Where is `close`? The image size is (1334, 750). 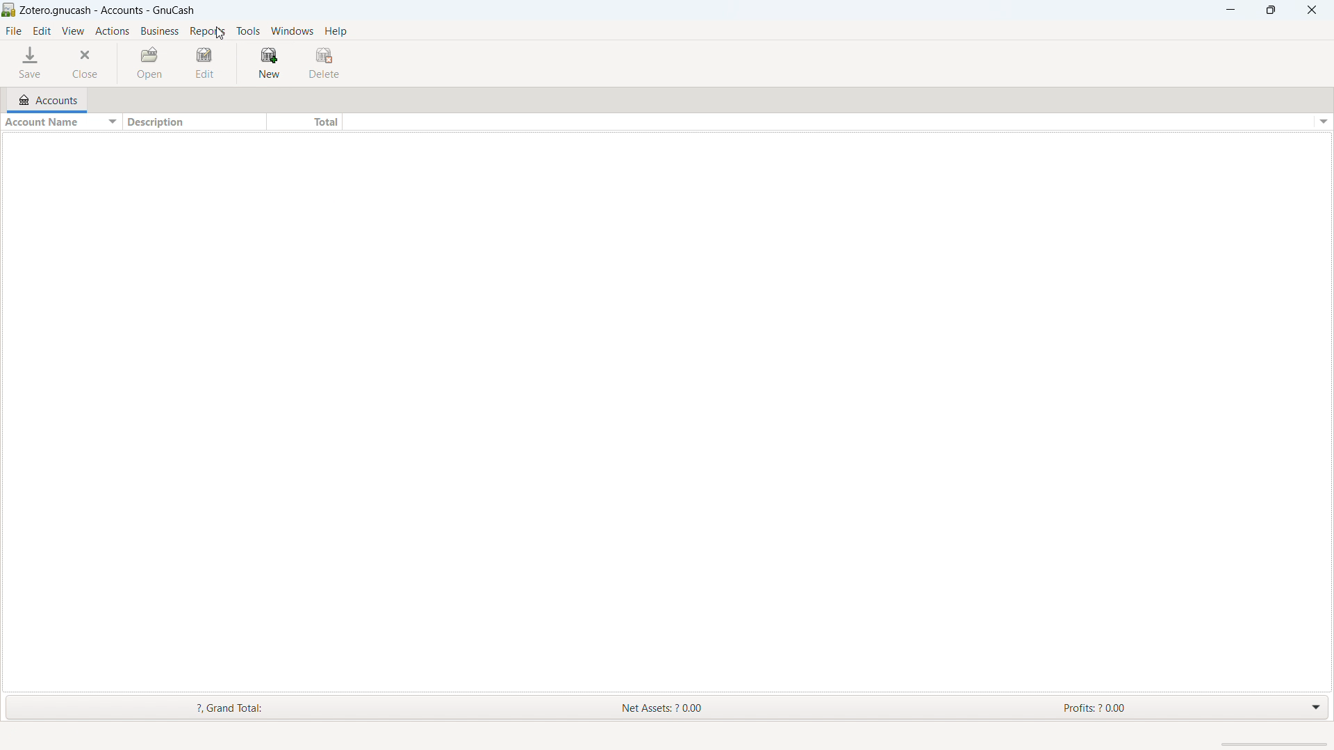 close is located at coordinates (1311, 10).